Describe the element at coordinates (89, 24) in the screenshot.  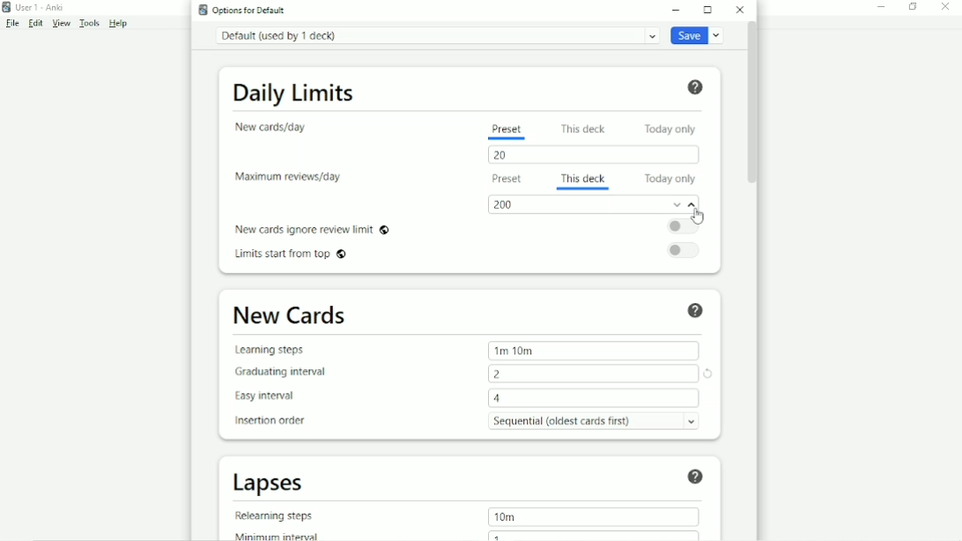
I see `Tools` at that location.